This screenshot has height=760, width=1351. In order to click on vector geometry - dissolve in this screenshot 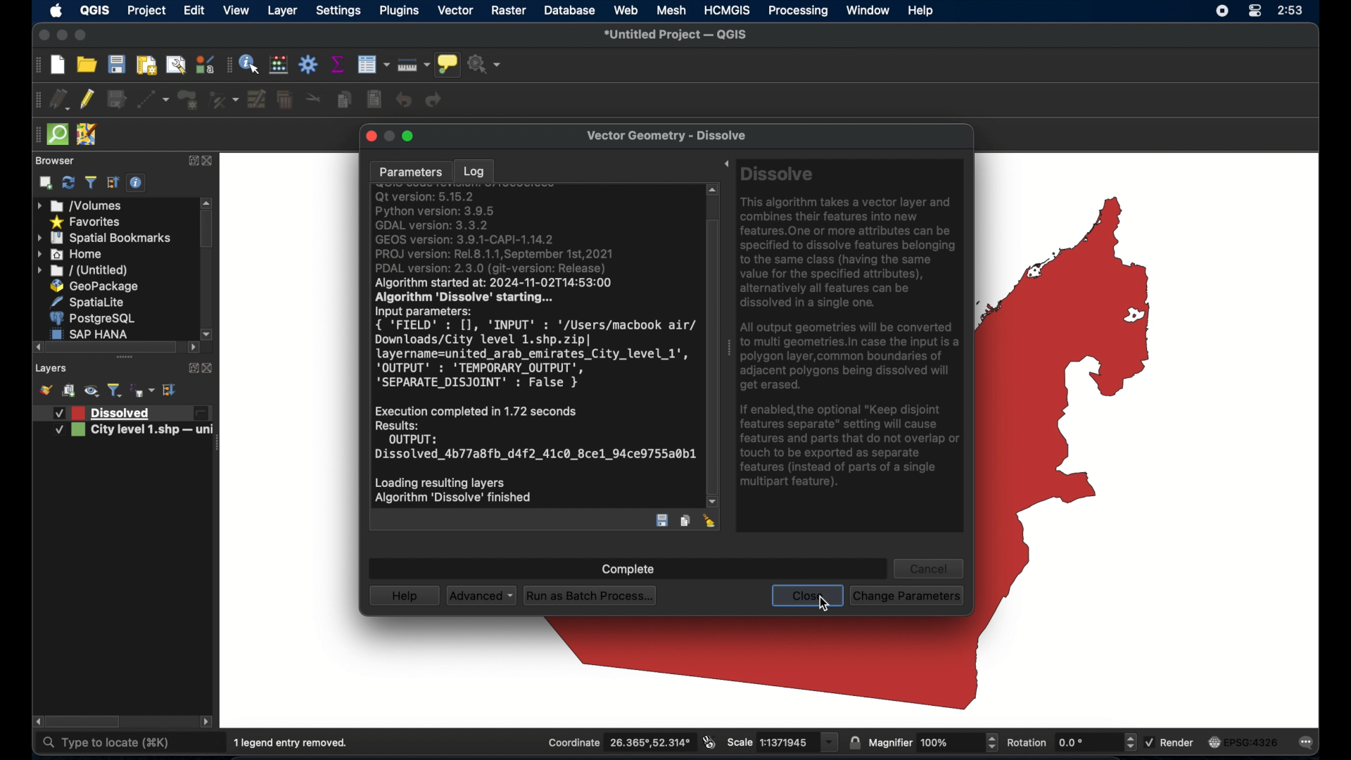, I will do `click(668, 137)`.